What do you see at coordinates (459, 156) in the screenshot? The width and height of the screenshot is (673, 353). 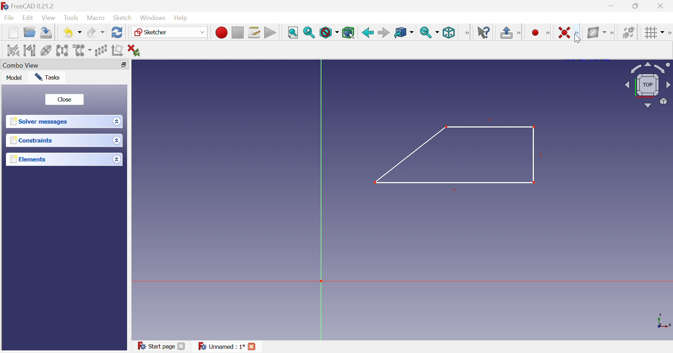 I see `Polyline` at bounding box center [459, 156].